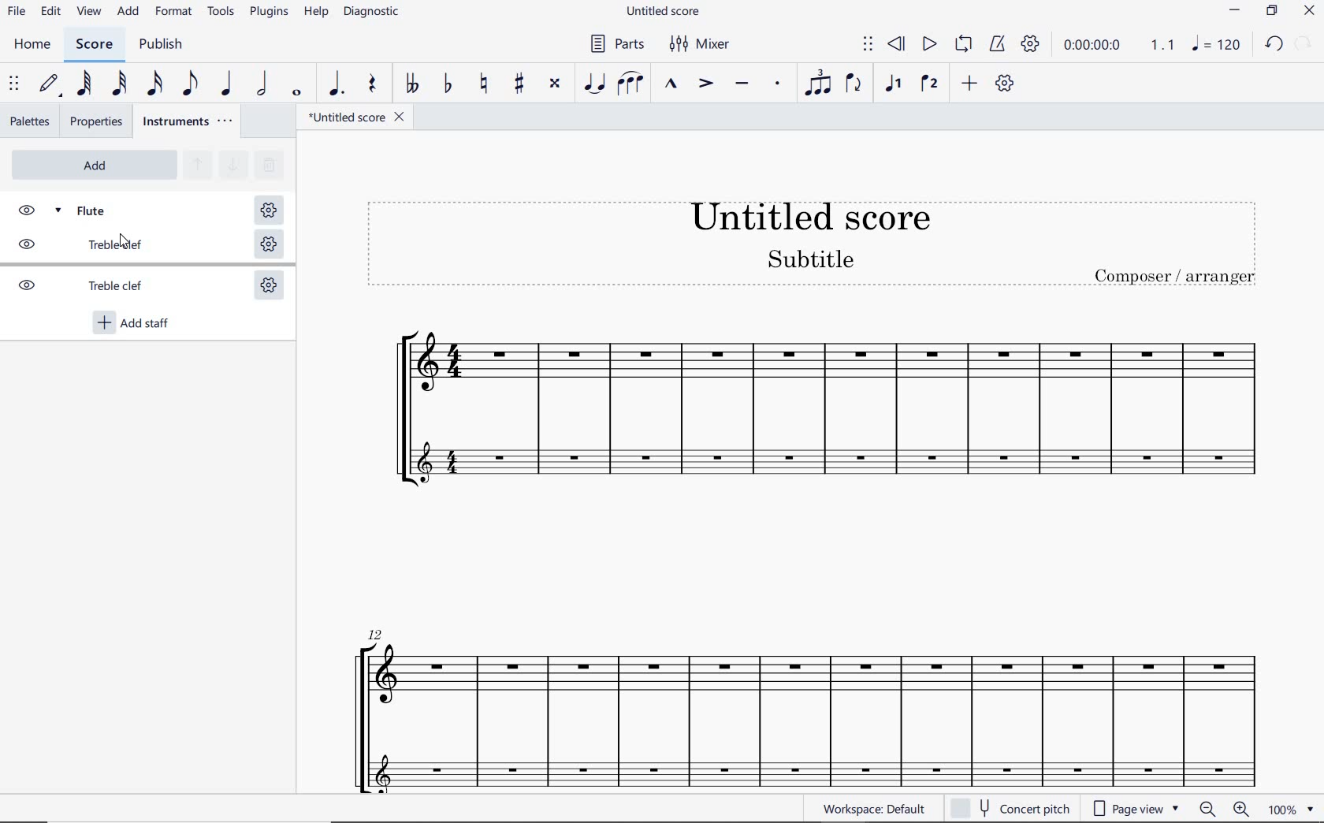 This screenshot has height=823, width=1324. Describe the element at coordinates (805, 374) in the screenshot. I see `Flute Instrument` at that location.